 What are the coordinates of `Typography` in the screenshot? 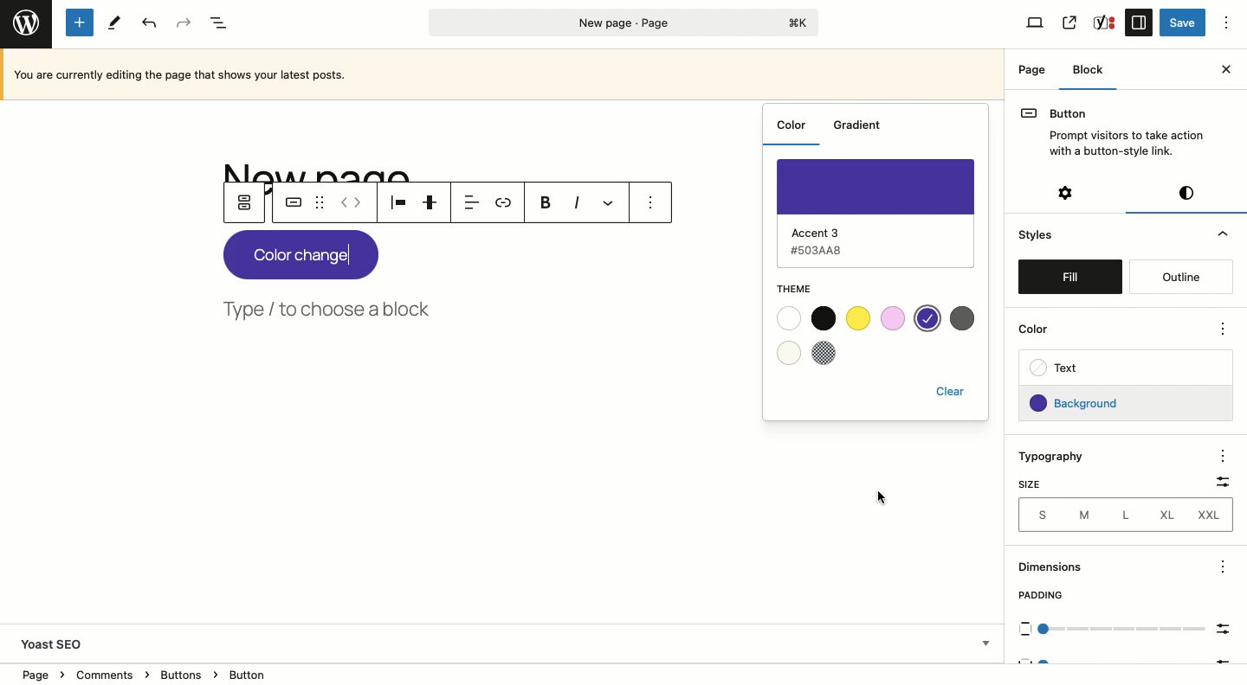 It's located at (1059, 456).